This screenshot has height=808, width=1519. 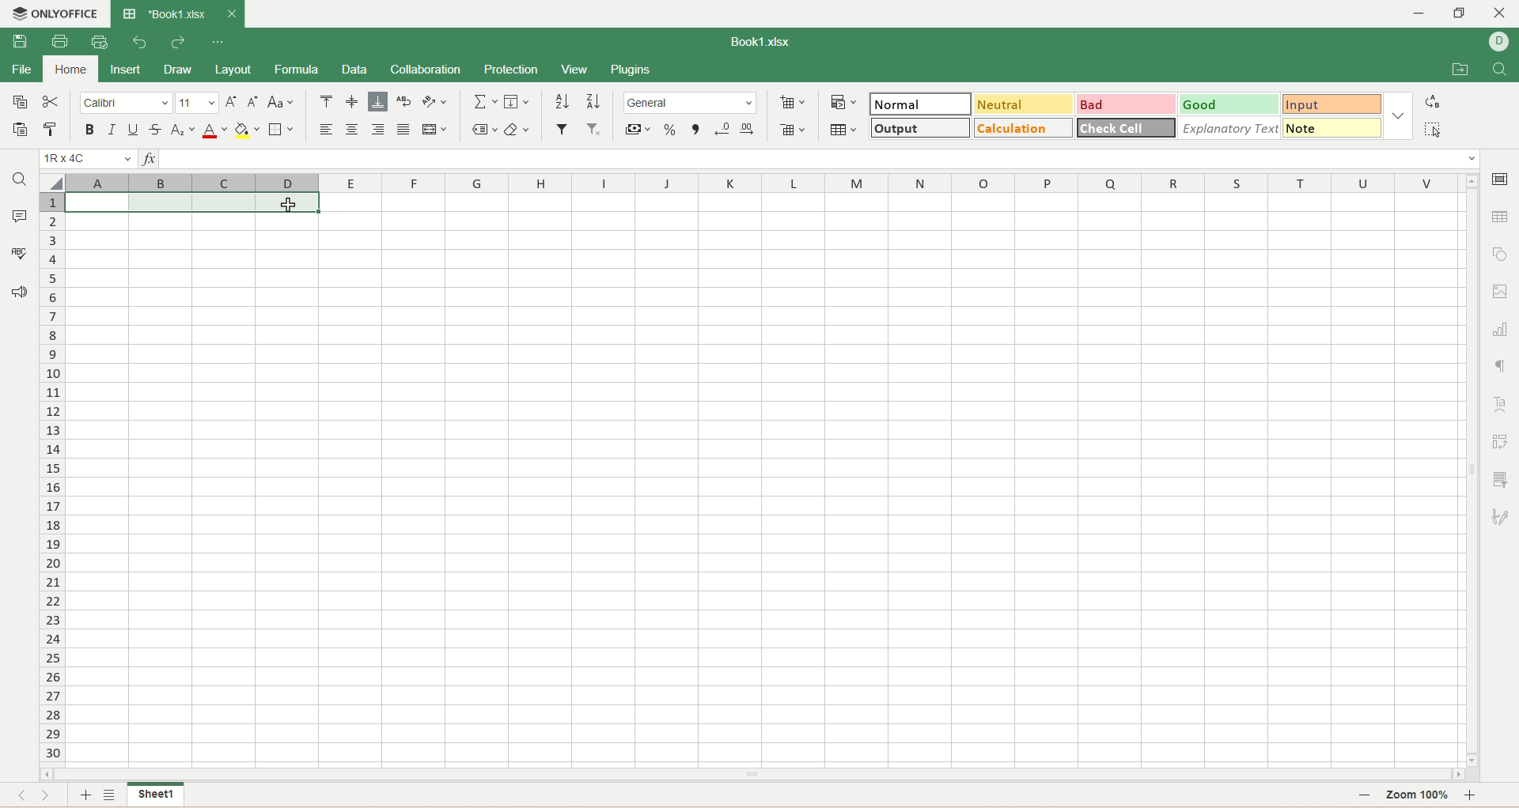 What do you see at coordinates (177, 41) in the screenshot?
I see `redo` at bounding box center [177, 41].